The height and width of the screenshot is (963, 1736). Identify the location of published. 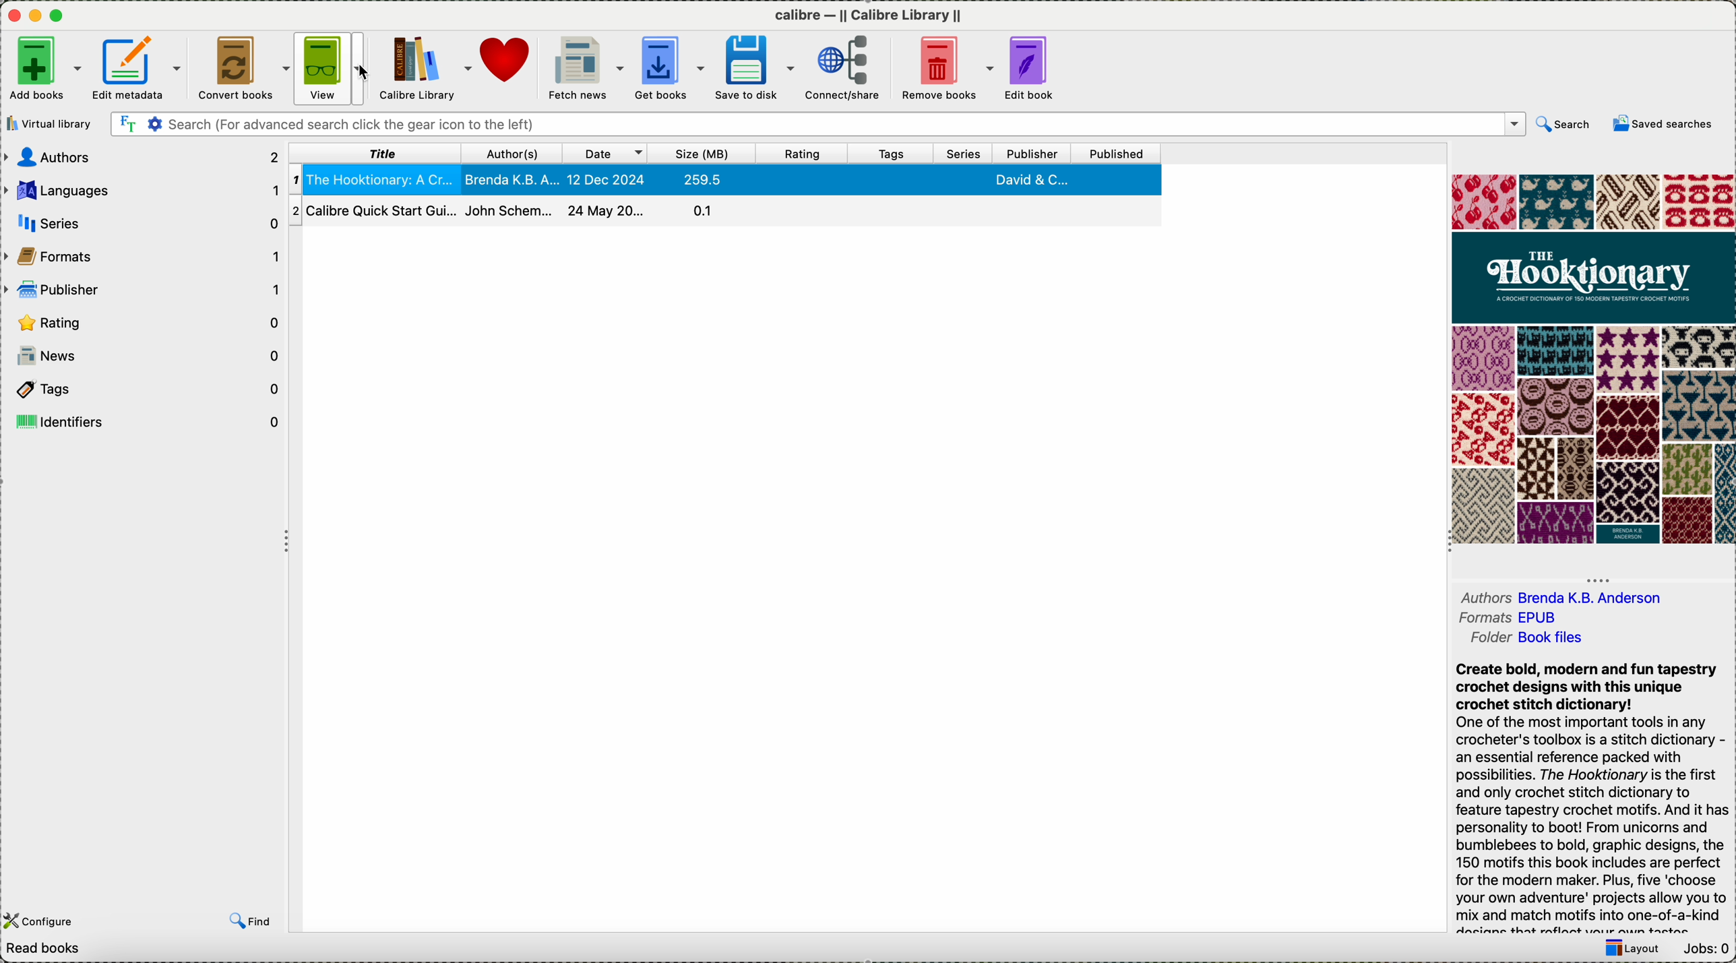
(1117, 153).